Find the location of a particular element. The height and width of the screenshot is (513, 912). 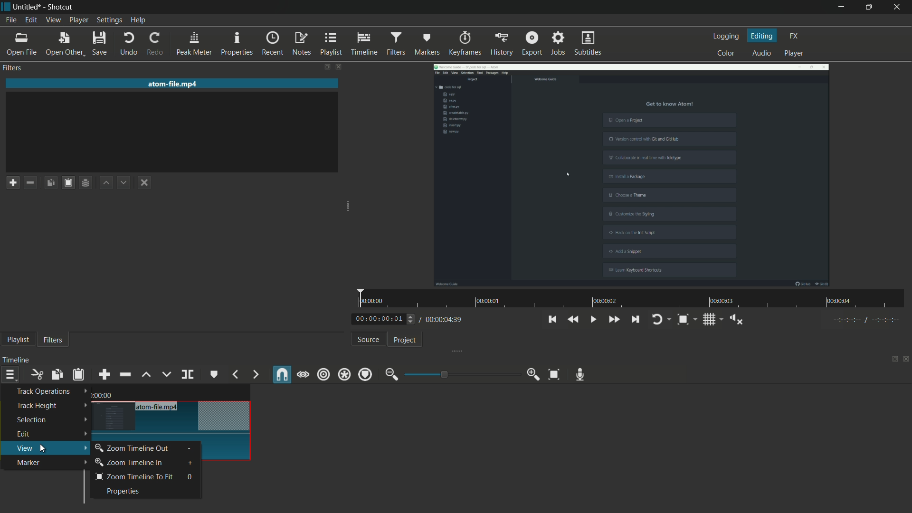

in point is located at coordinates (867, 320).